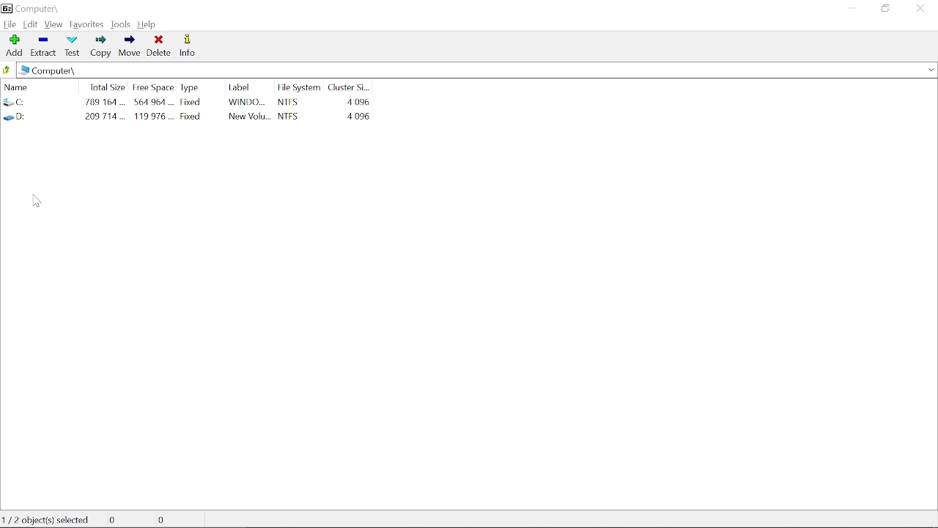 The width and height of the screenshot is (938, 528). Describe the element at coordinates (849, 10) in the screenshot. I see `minimize` at that location.